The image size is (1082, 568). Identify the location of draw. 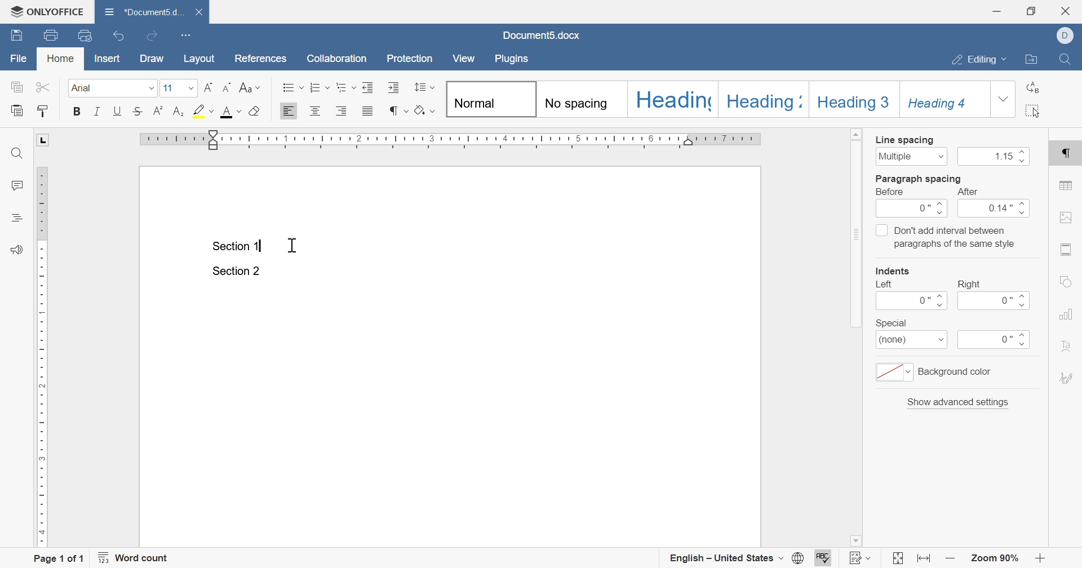
(153, 58).